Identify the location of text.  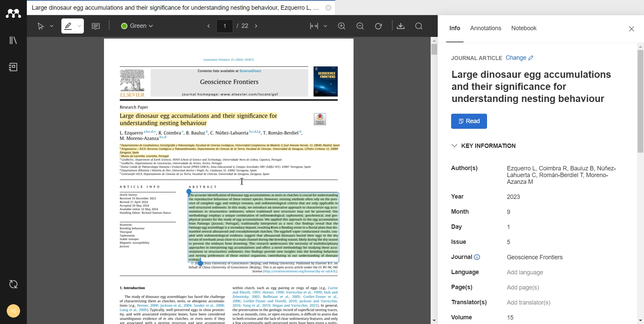
(562, 175).